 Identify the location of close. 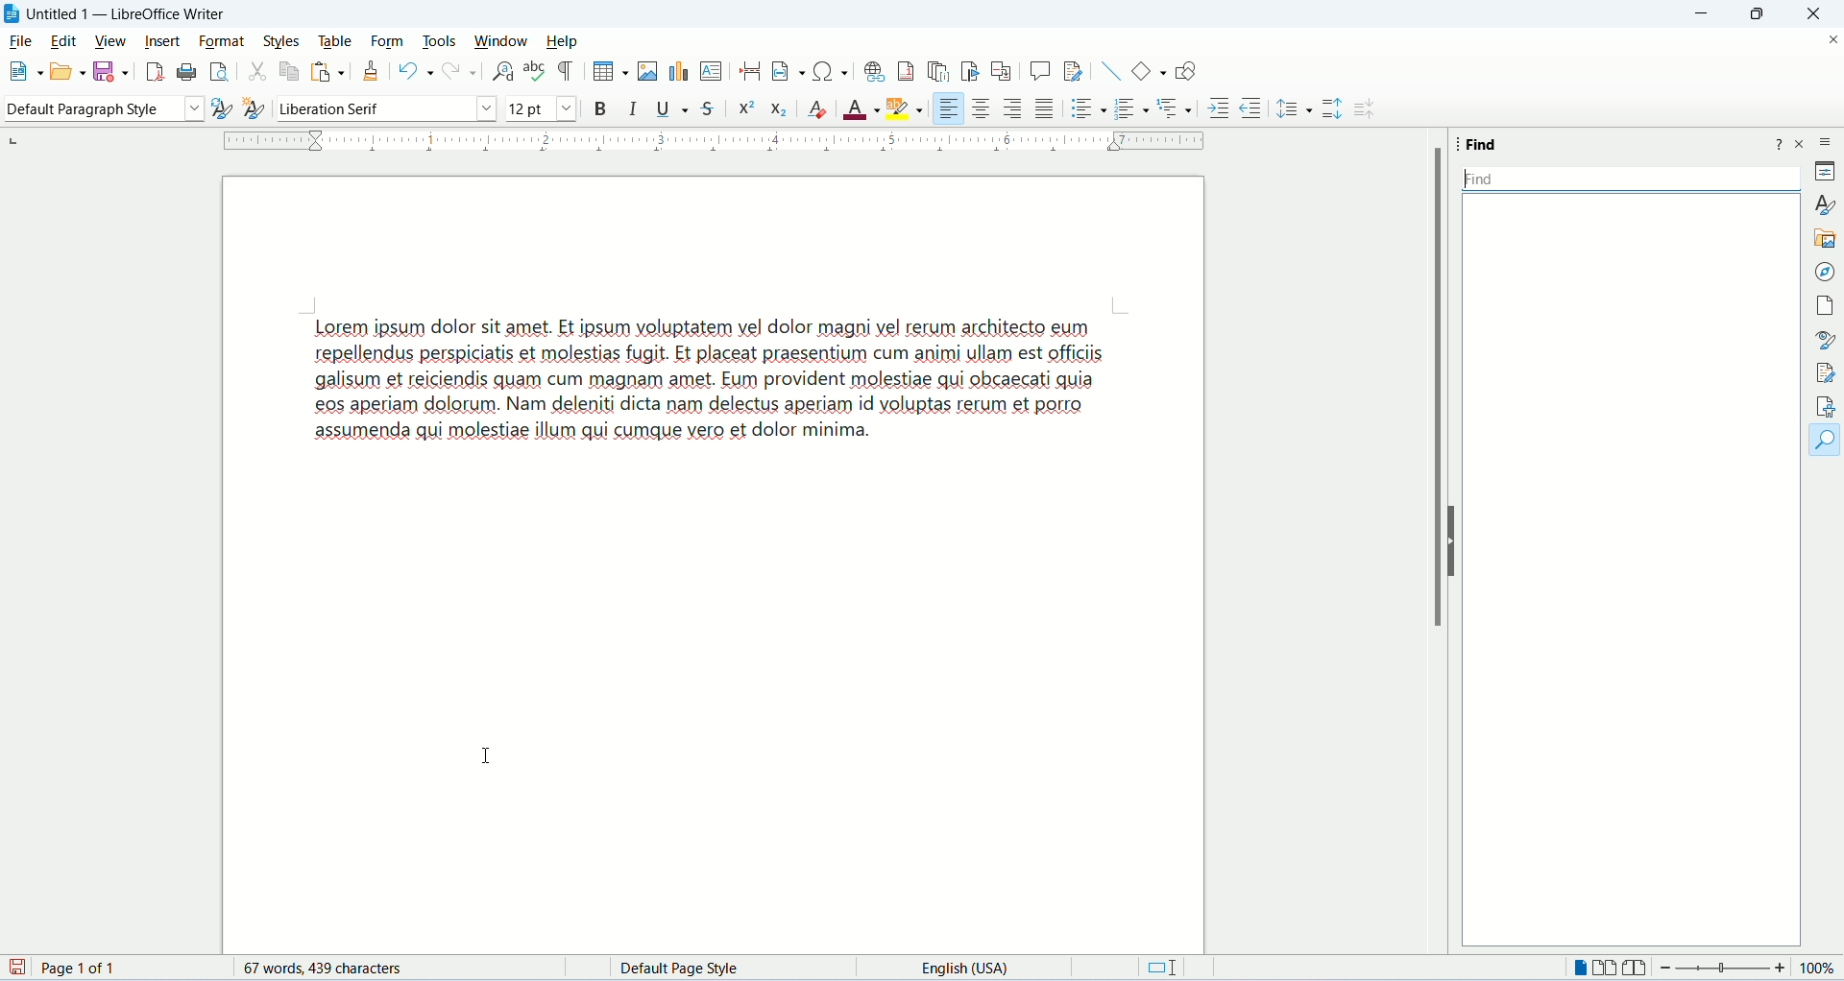
(1803, 143).